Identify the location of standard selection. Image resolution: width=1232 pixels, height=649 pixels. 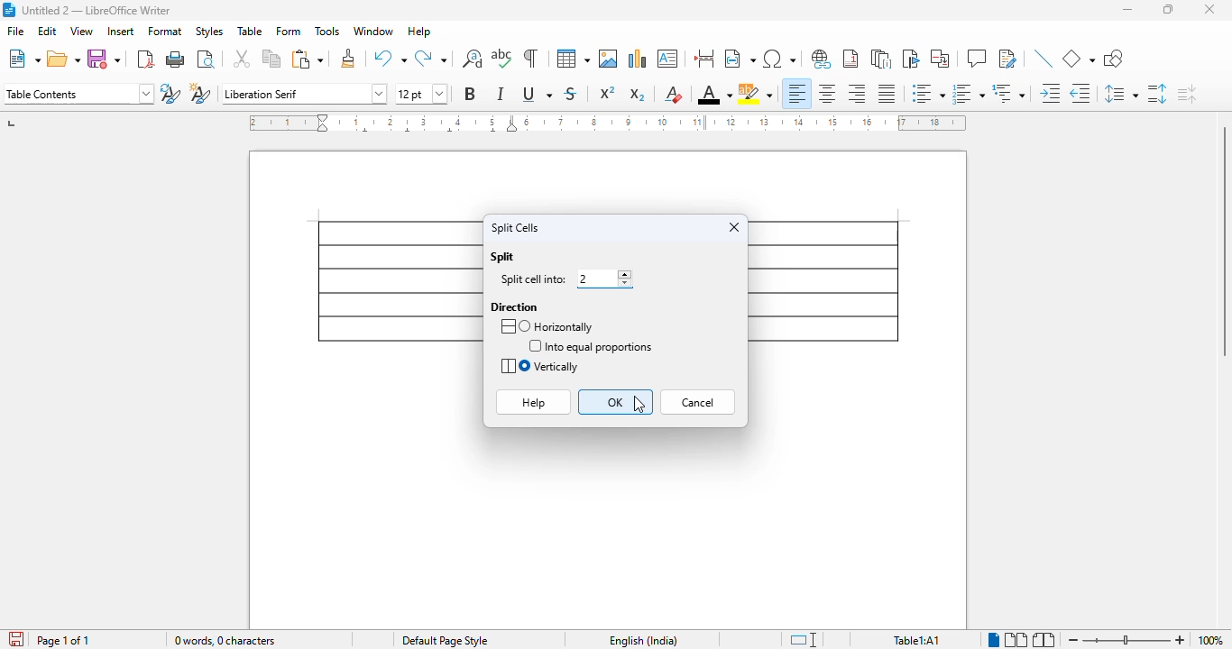
(803, 639).